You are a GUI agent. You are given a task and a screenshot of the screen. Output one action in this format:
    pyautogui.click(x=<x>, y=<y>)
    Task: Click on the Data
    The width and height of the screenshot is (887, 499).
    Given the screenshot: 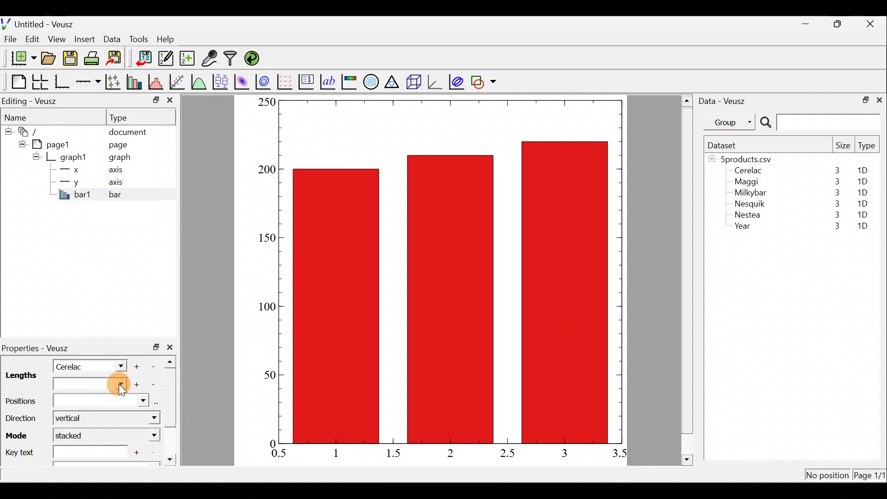 What is the action you would take?
    pyautogui.click(x=112, y=38)
    